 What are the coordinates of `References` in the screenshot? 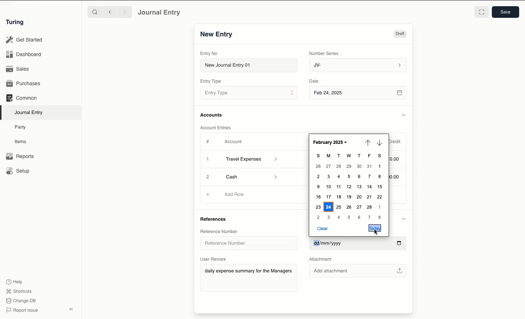 It's located at (216, 218).